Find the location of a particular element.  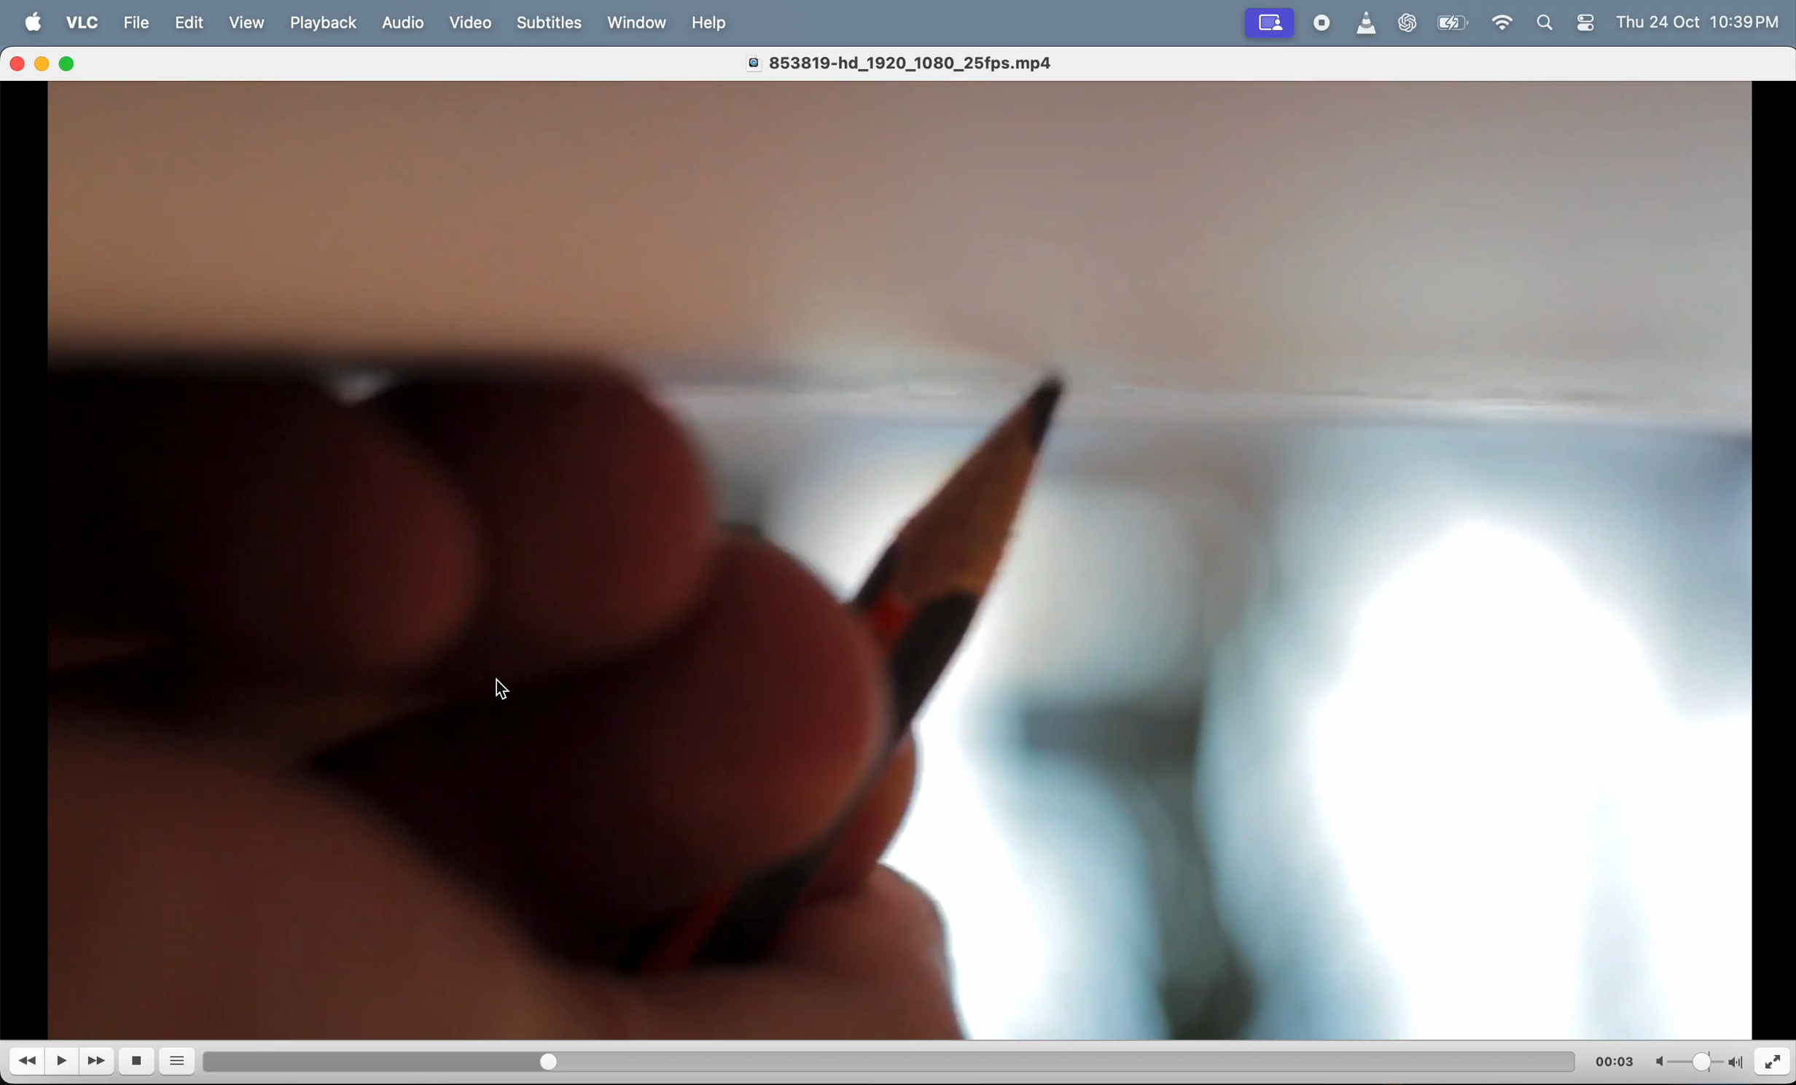

apple widgets is located at coordinates (1567, 23).